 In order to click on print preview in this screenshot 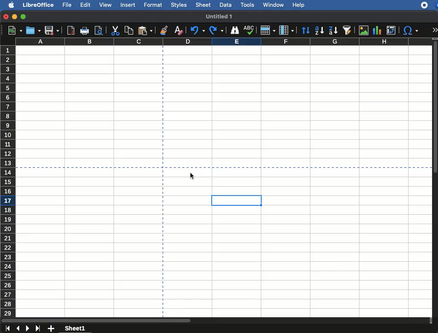, I will do `click(98, 30)`.